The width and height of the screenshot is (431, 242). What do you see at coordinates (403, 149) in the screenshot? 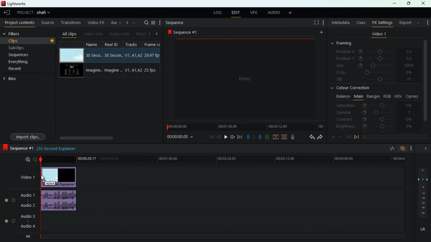
I see `overlap` at bounding box center [403, 149].